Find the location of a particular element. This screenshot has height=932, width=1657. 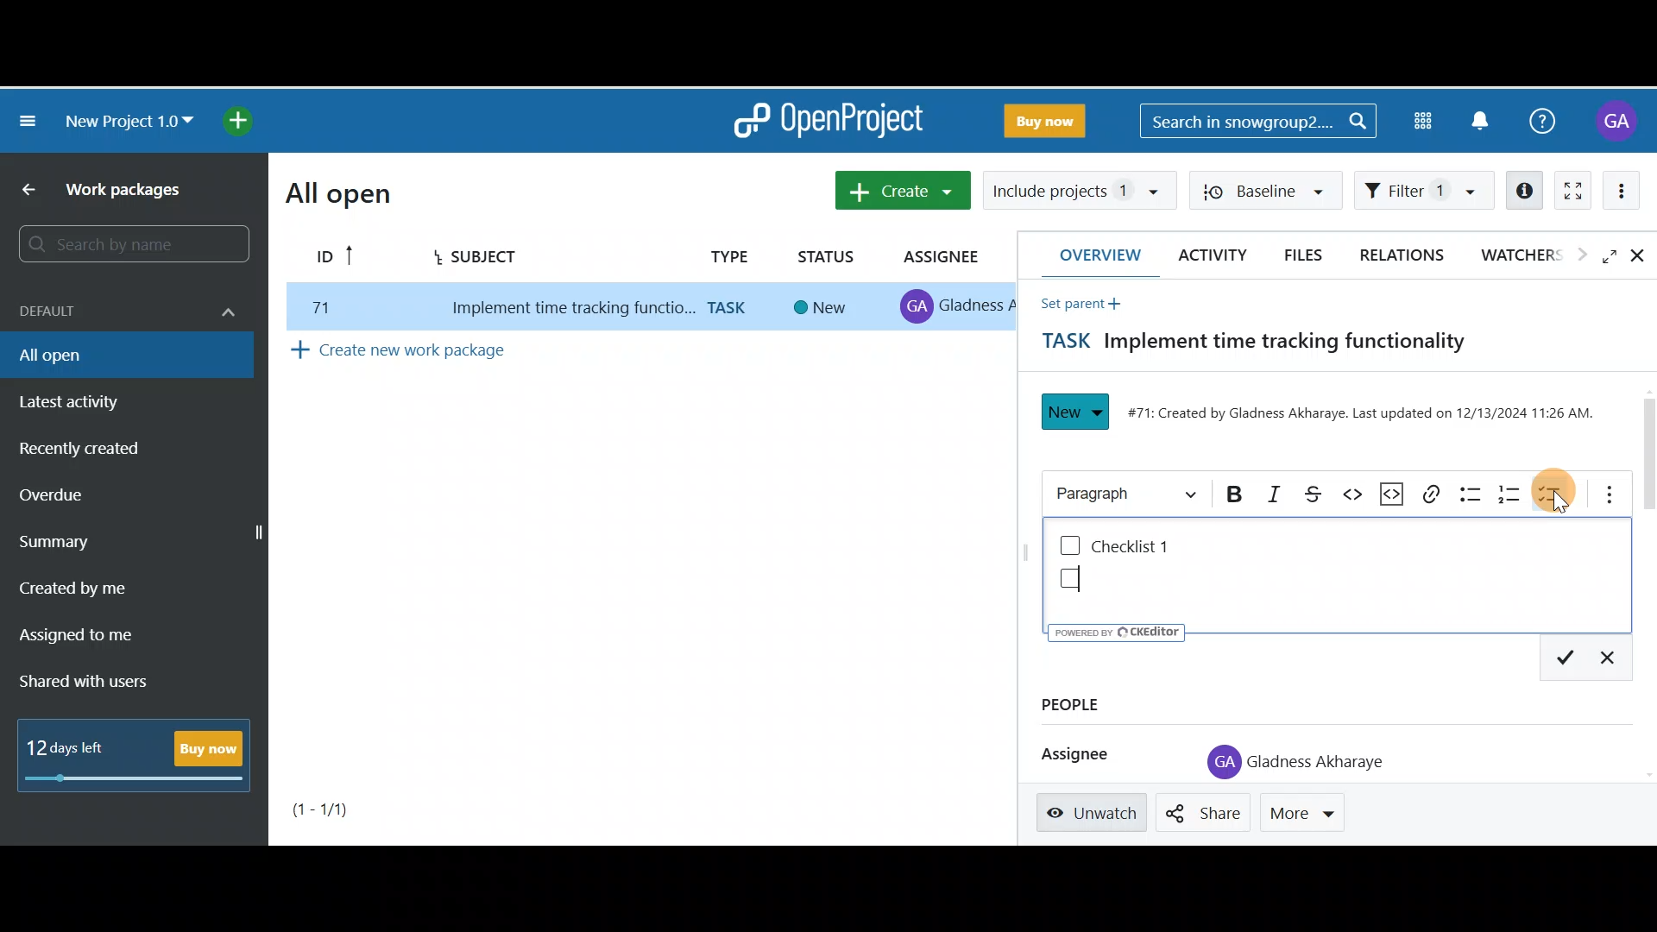

Assignee is located at coordinates (946, 257).